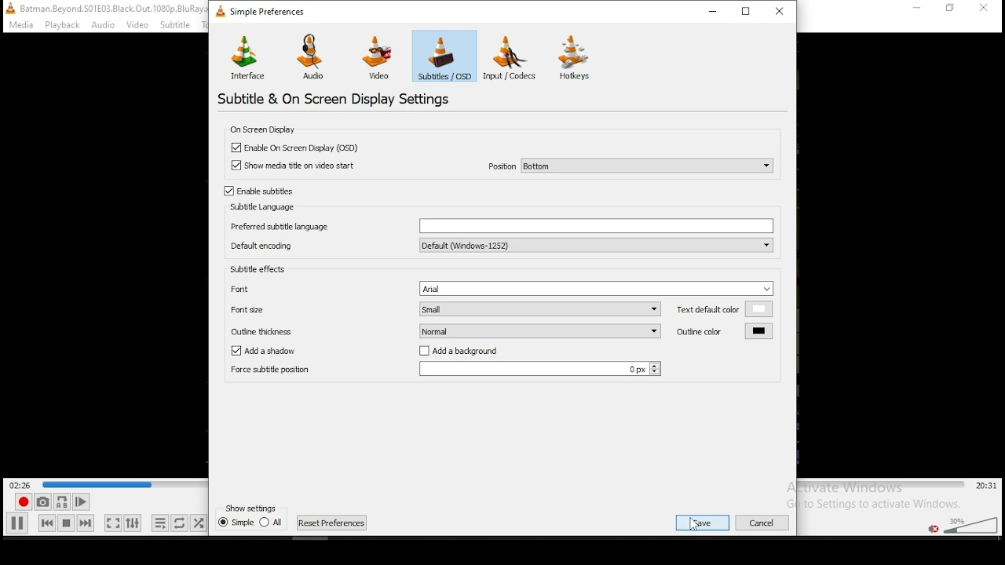 This screenshot has height=565, width=1005. What do you see at coordinates (542, 340) in the screenshot?
I see `small` at bounding box center [542, 340].